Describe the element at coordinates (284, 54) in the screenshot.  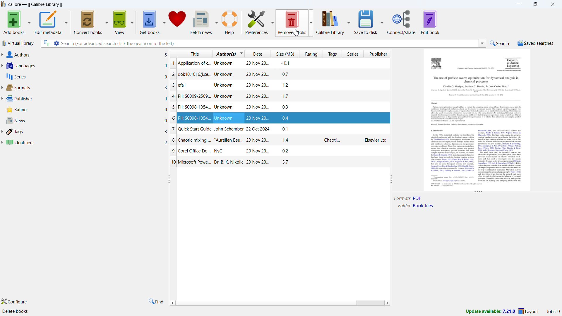
I see `sort by size` at that location.